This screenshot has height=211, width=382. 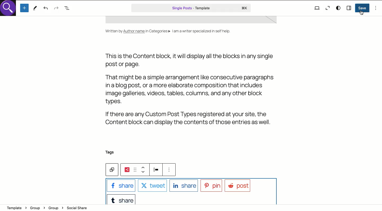 I want to click on Written by Author name in Categories» Iam a writer specialized in self help., so click(x=167, y=34).